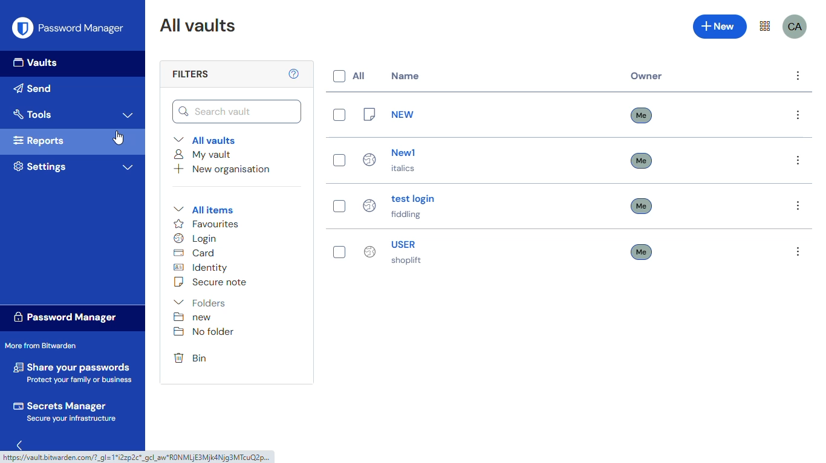 The image size is (826, 463). I want to click on secrets manager secure your infrastucture, so click(67, 412).